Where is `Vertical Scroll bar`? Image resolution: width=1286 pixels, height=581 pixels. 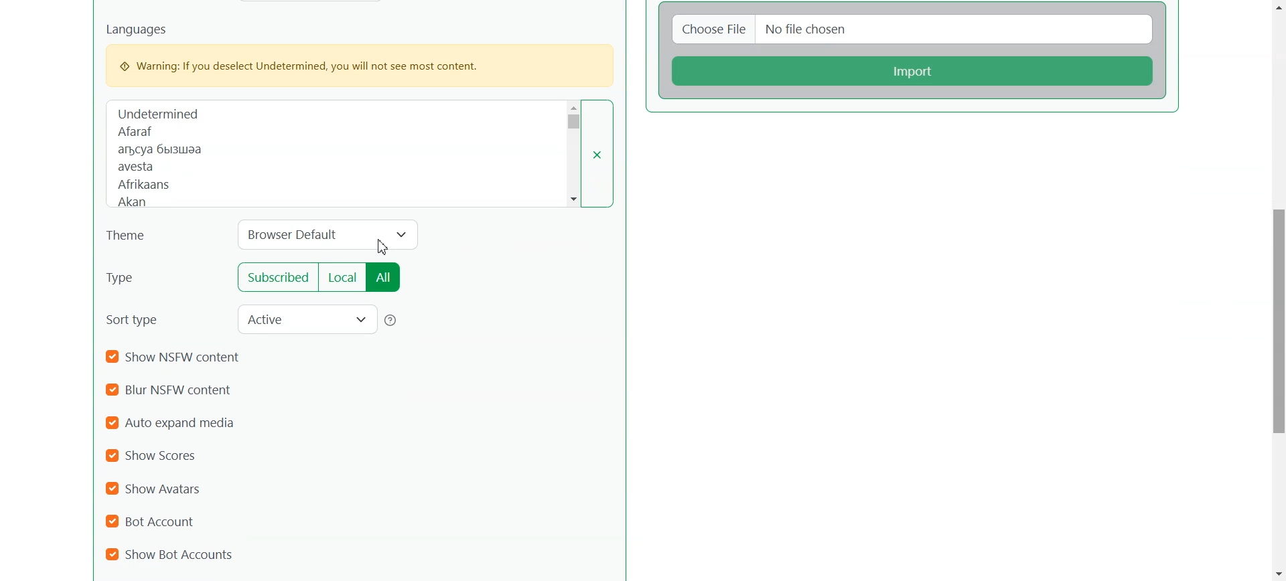 Vertical Scroll bar is located at coordinates (1277, 290).